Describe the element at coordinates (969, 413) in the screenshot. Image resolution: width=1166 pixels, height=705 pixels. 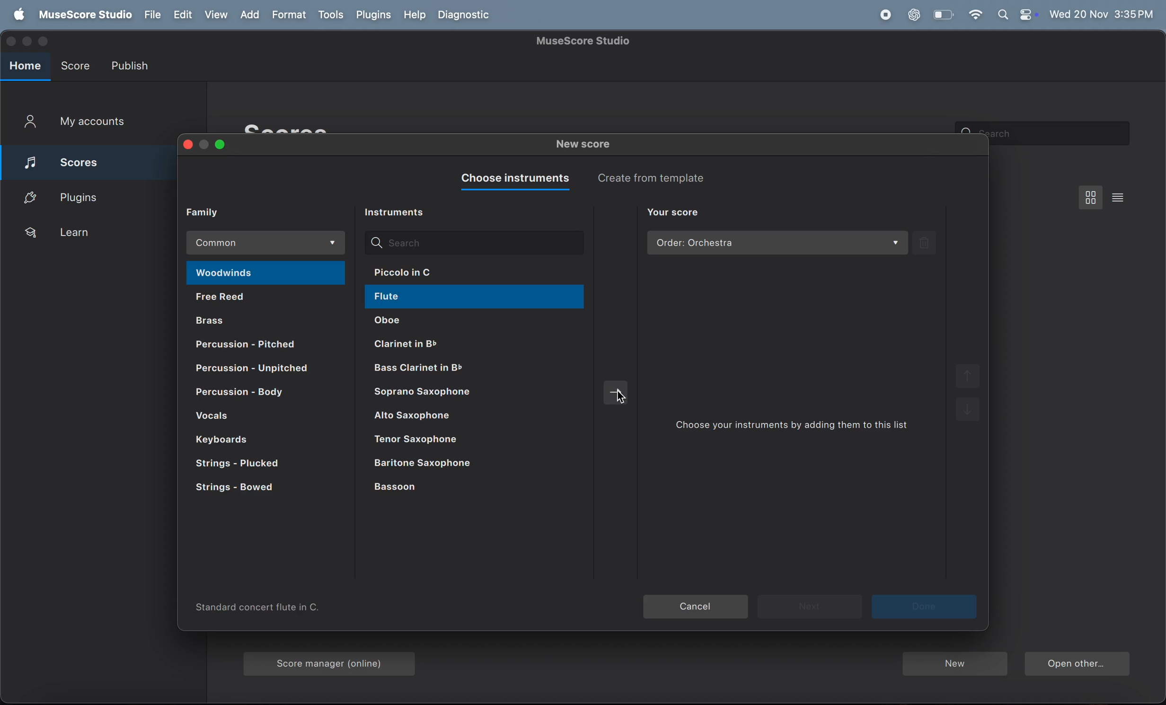
I see `down` at that location.